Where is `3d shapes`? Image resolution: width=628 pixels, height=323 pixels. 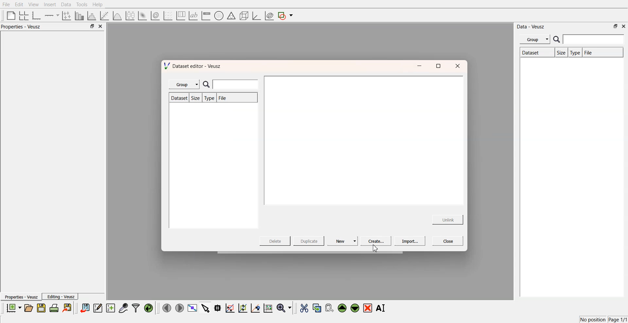
3d shapes is located at coordinates (243, 16).